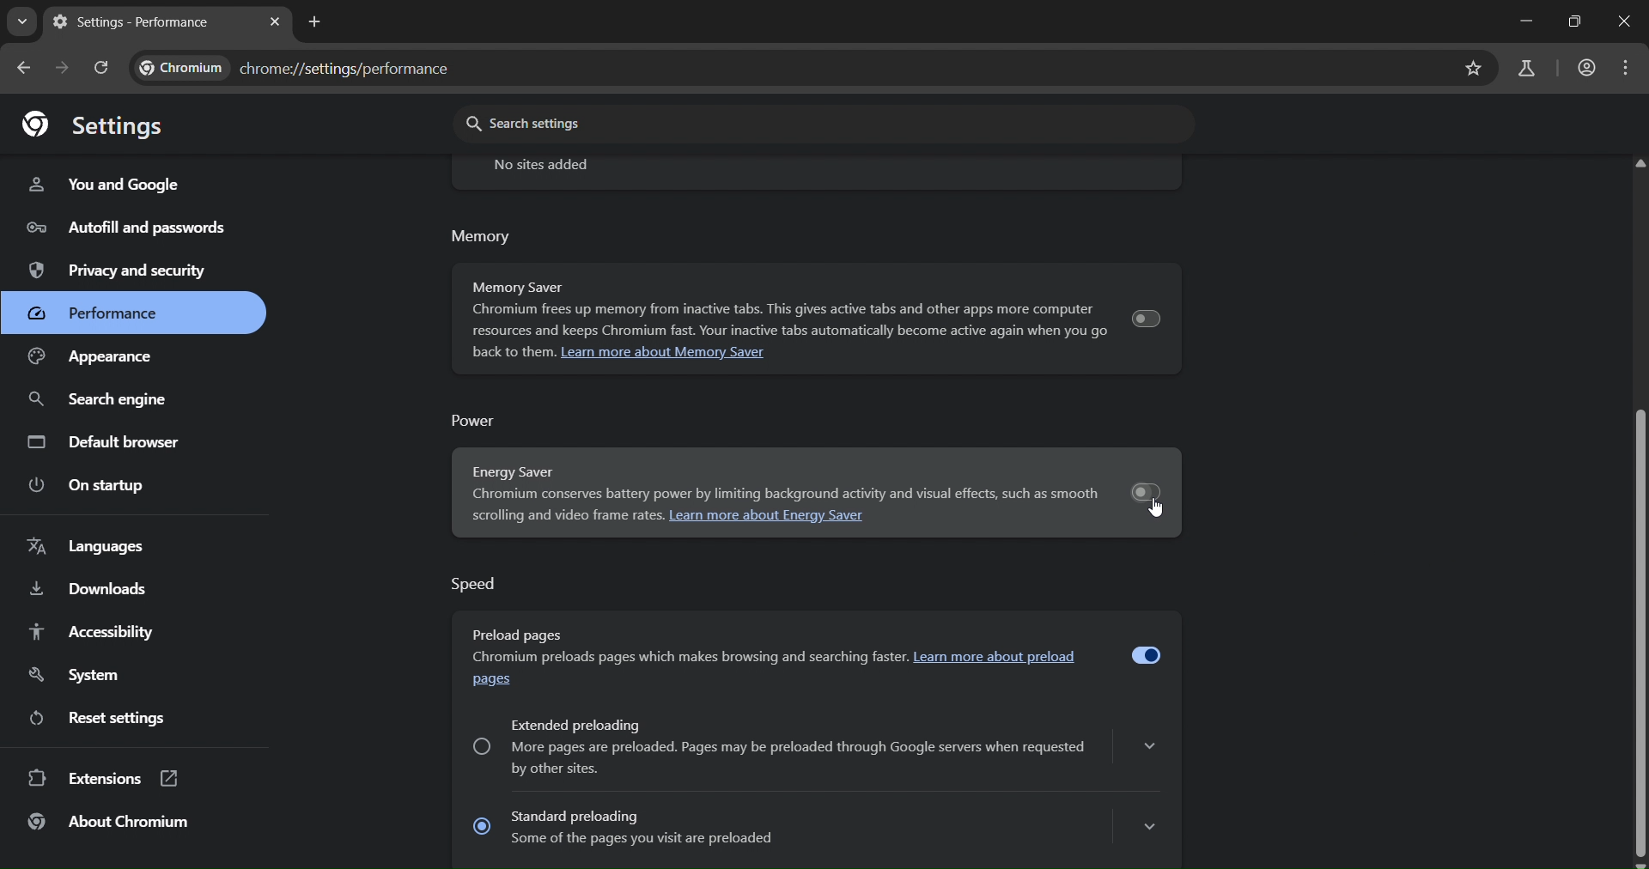 The height and width of the screenshot is (869, 1649). What do you see at coordinates (556, 471) in the screenshot?
I see `energy saver` at bounding box center [556, 471].